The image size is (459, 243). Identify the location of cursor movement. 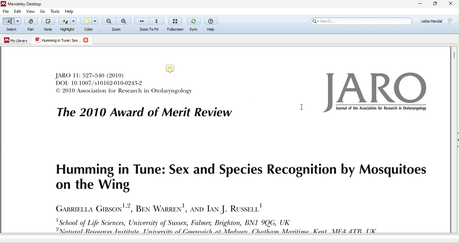
(302, 107).